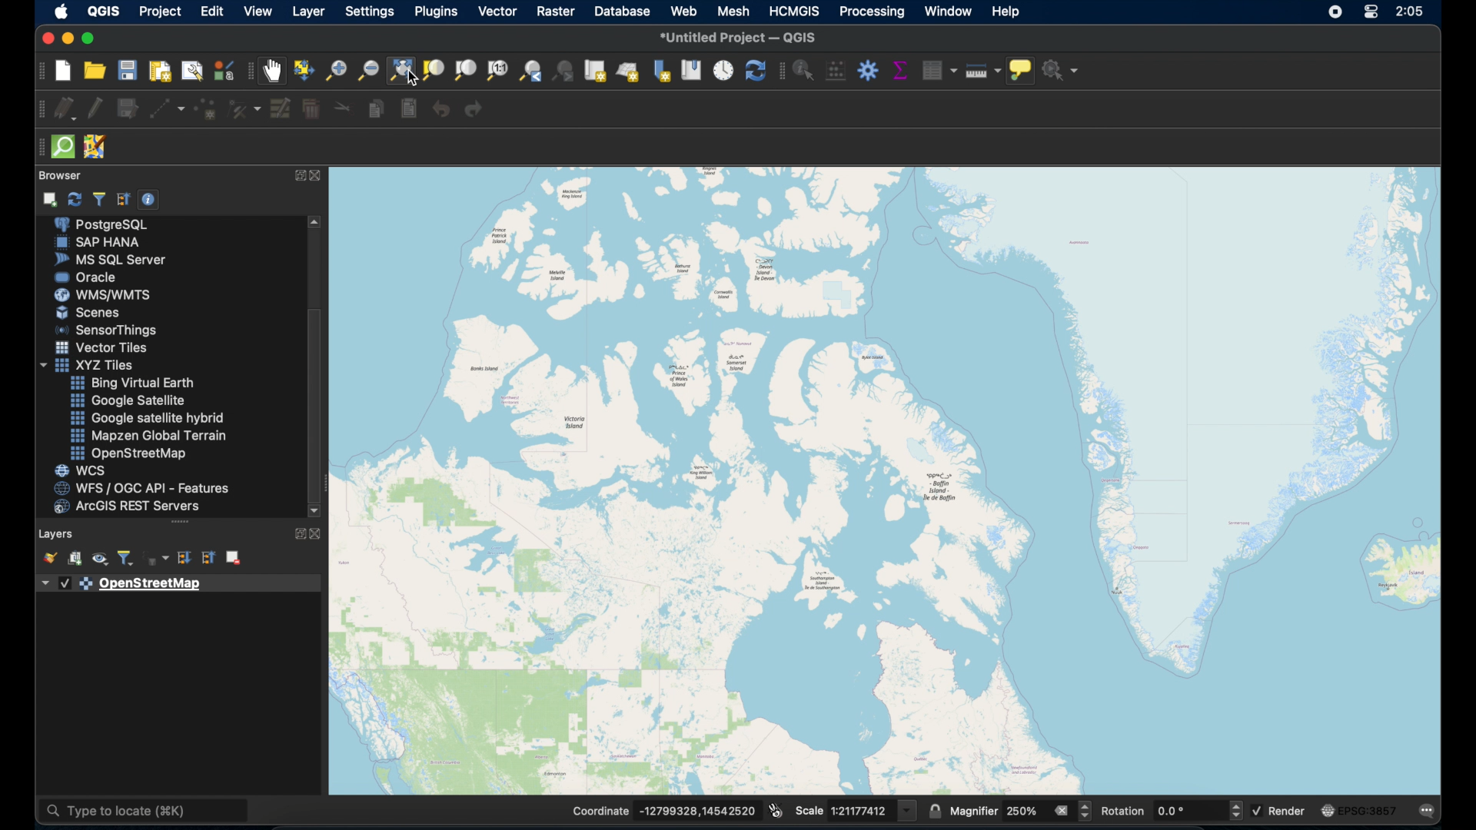  I want to click on close, so click(317, 534).